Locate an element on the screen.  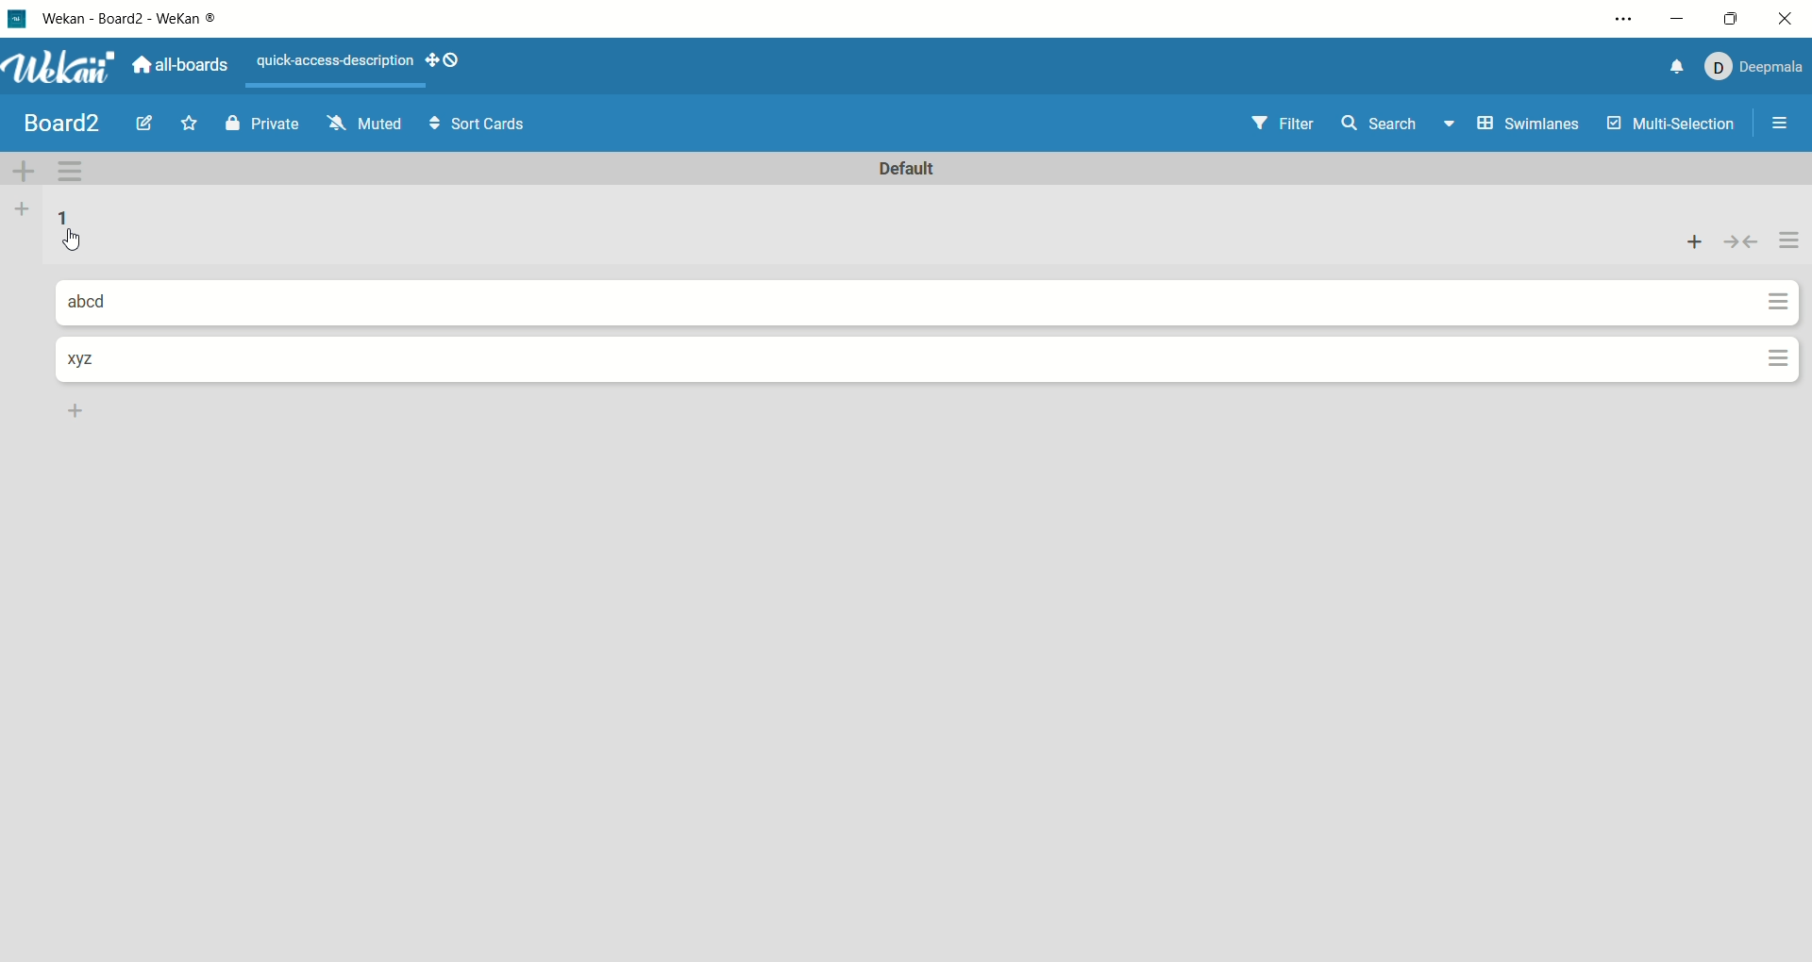
add swimlane is located at coordinates (26, 168).